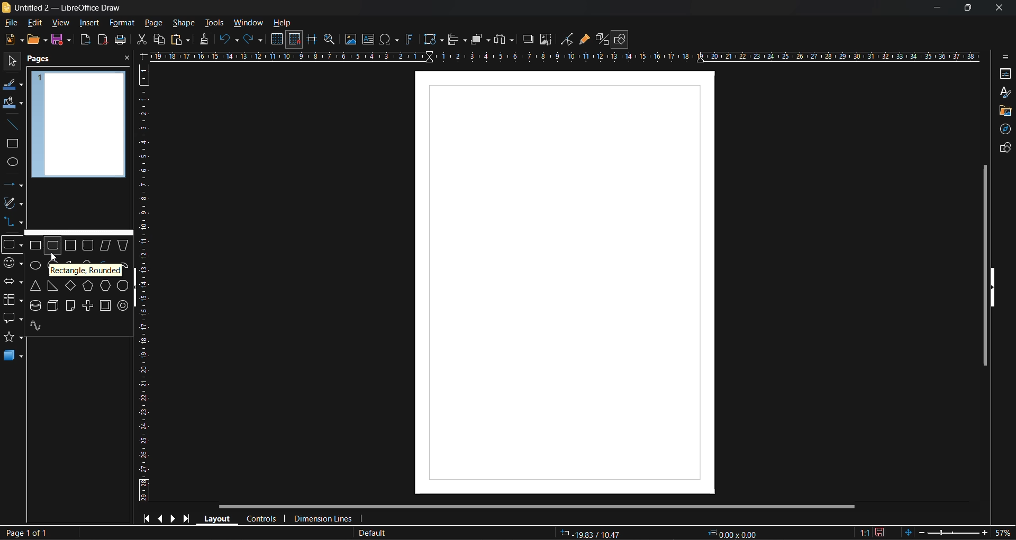 The image size is (1016, 540). Describe the element at coordinates (984, 534) in the screenshot. I see `zoom in` at that location.